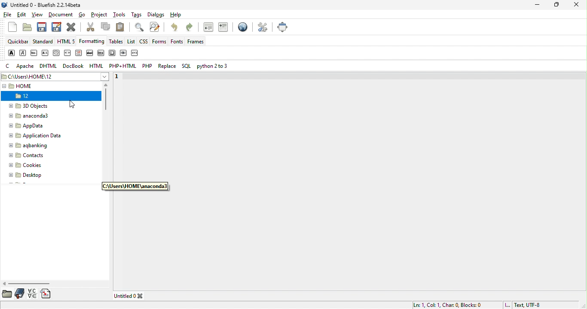 The width and height of the screenshot is (587, 309). Describe the element at coordinates (55, 76) in the screenshot. I see `c\users\home\12` at that location.